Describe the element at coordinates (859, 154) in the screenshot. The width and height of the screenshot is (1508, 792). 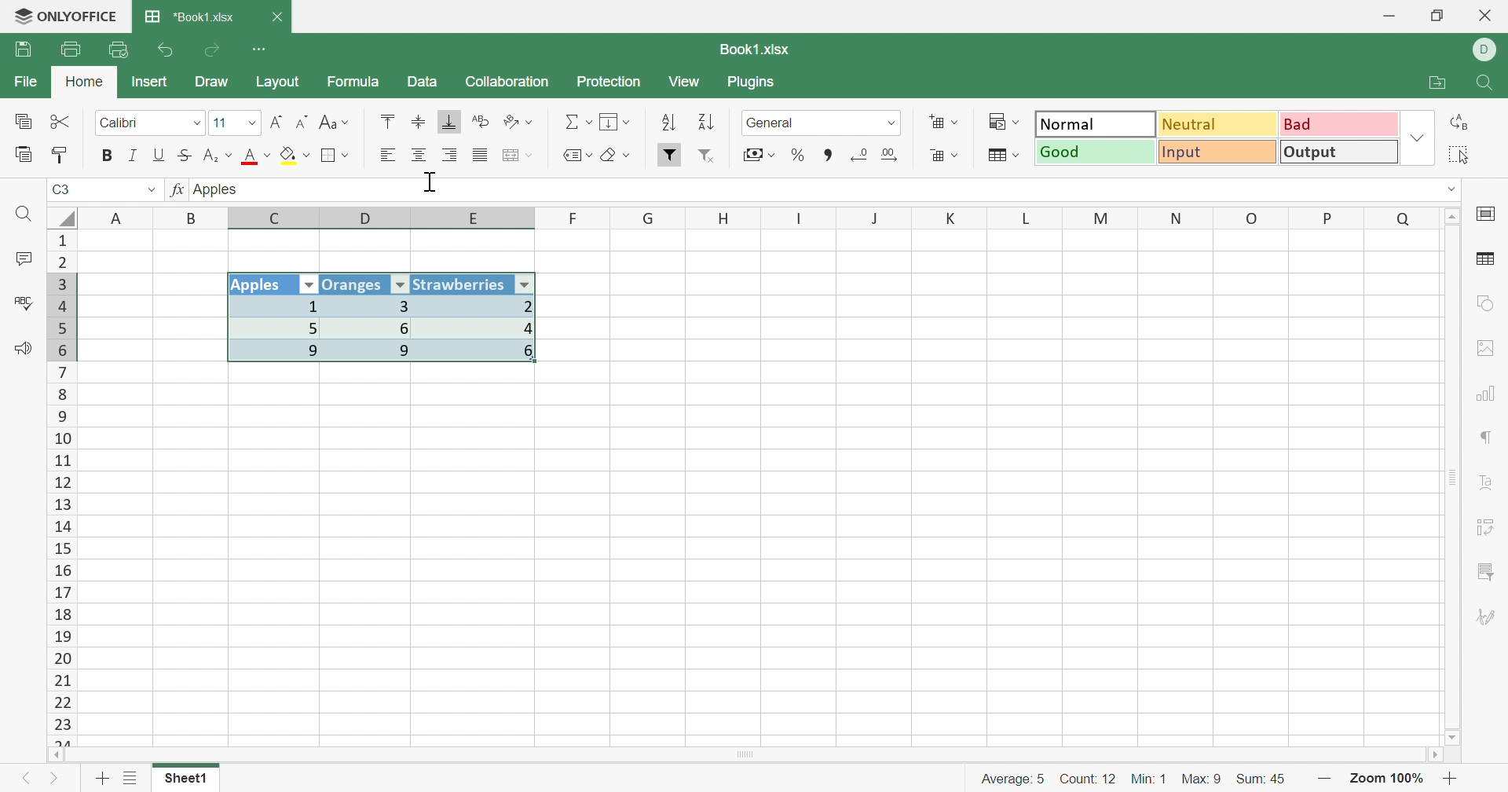
I see `Decrease decimals` at that location.